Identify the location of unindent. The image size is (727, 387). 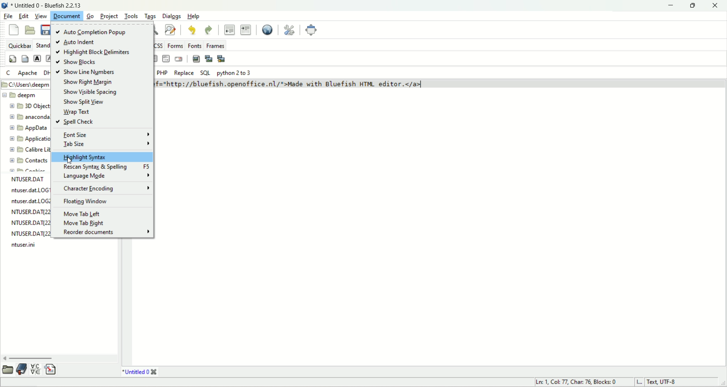
(228, 30).